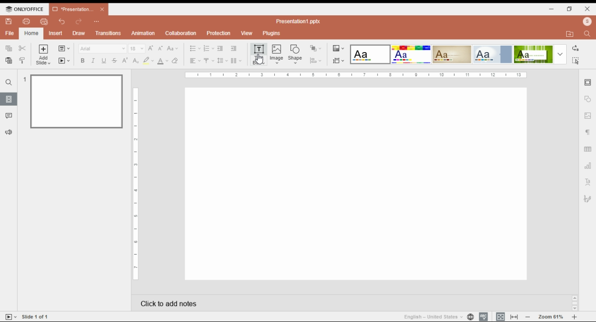  What do you see at coordinates (93, 60) in the screenshot?
I see `italics` at bounding box center [93, 60].